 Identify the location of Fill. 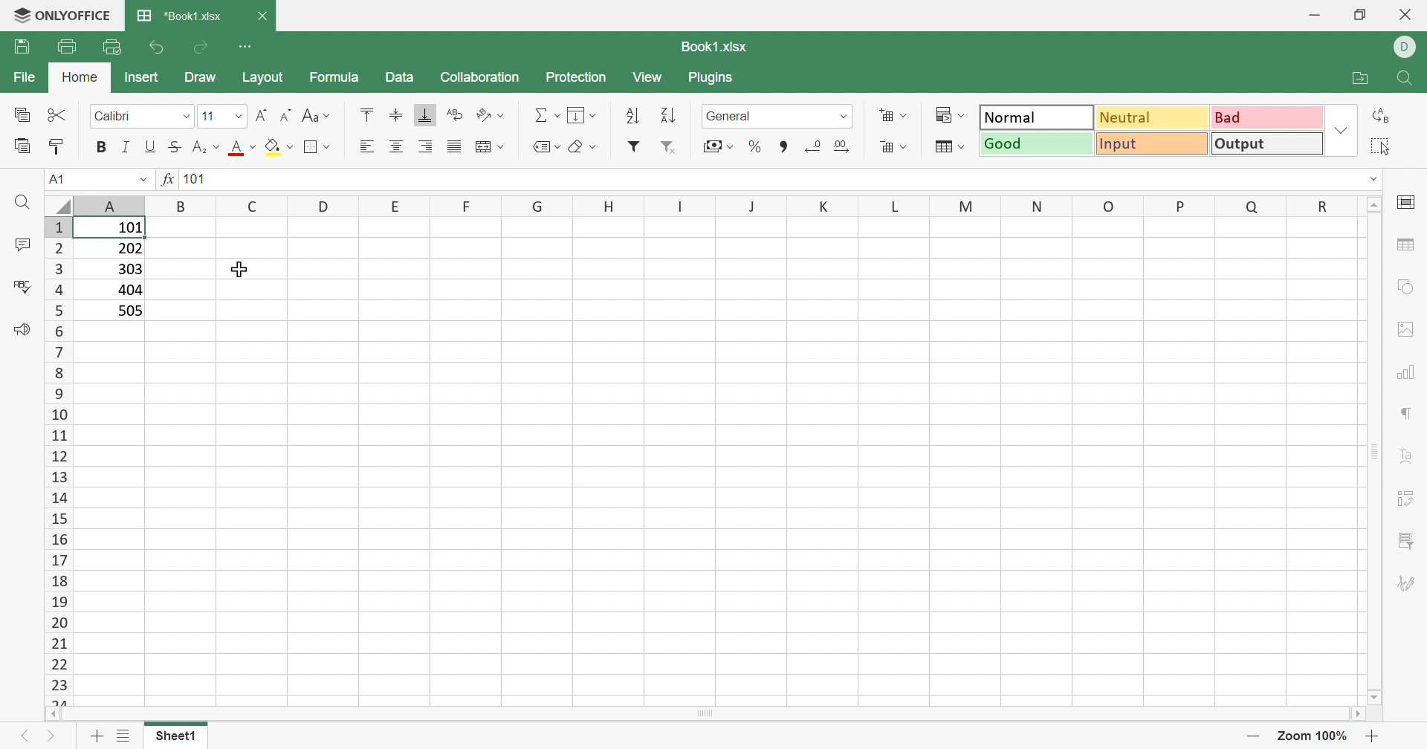
(278, 148).